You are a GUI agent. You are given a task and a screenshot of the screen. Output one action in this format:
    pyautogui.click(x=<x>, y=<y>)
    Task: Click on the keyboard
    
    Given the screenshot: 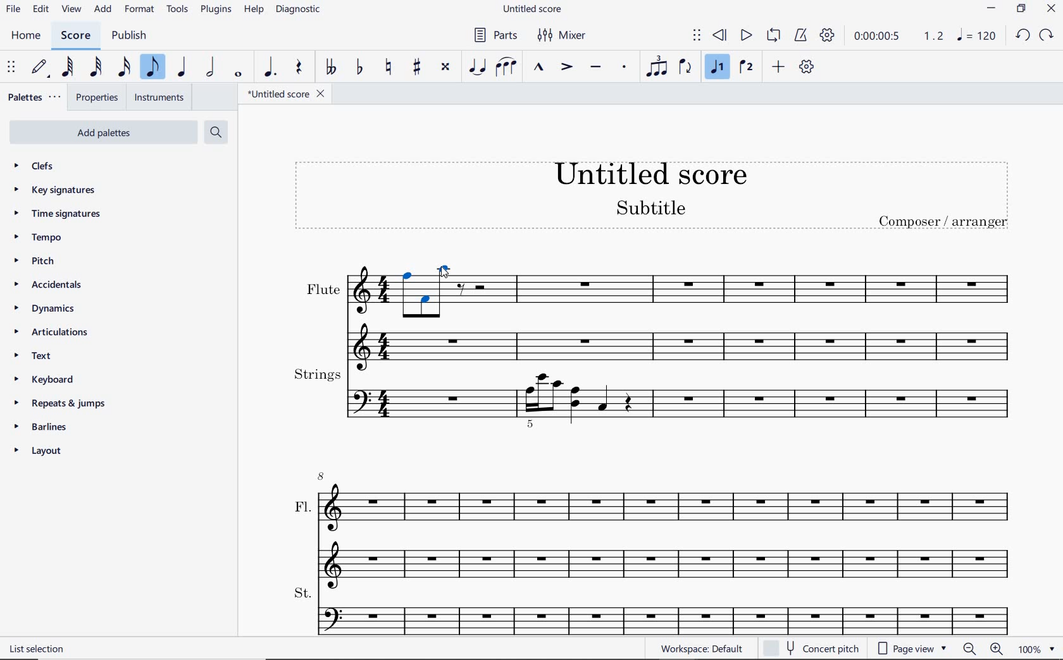 What is the action you would take?
    pyautogui.click(x=48, y=380)
    